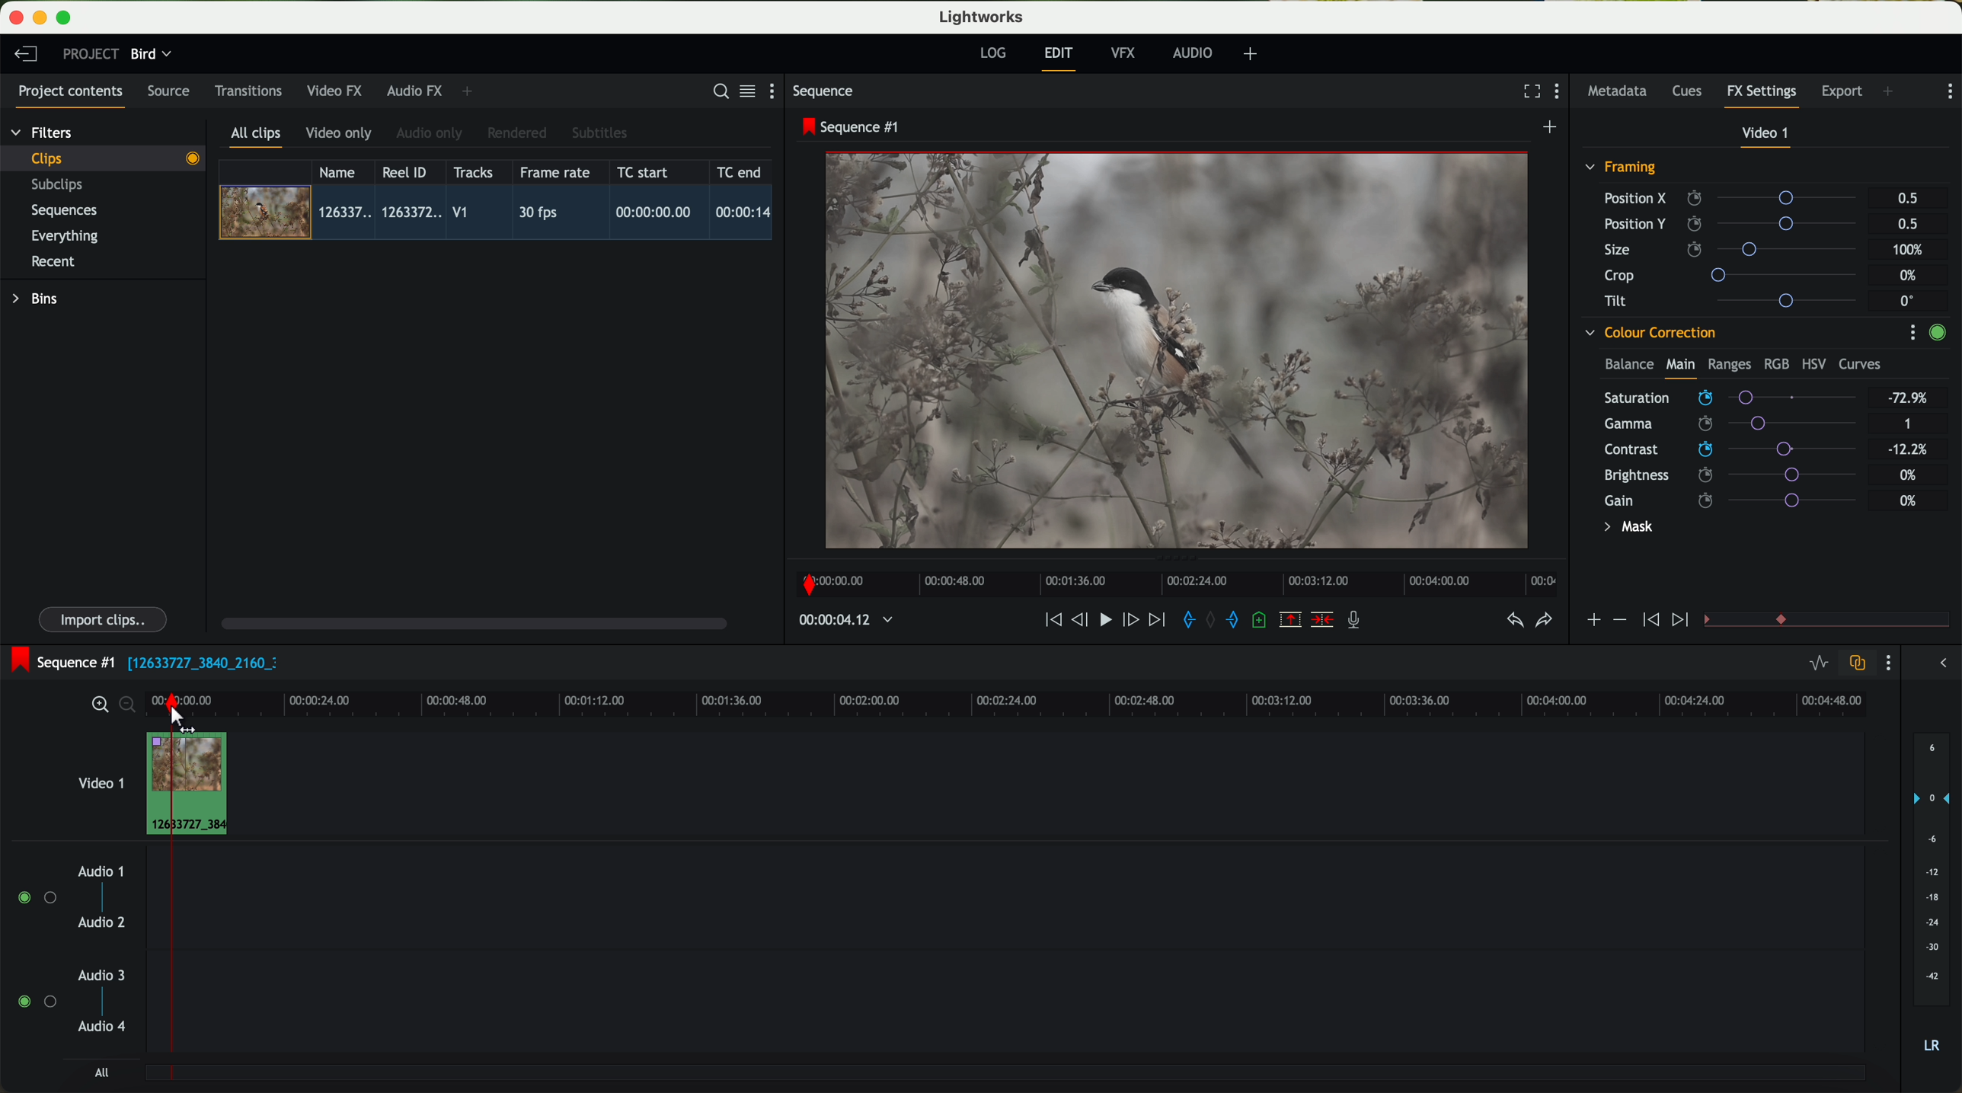 The height and width of the screenshot is (1093, 1962). What do you see at coordinates (1529, 91) in the screenshot?
I see `fullscreen` at bounding box center [1529, 91].